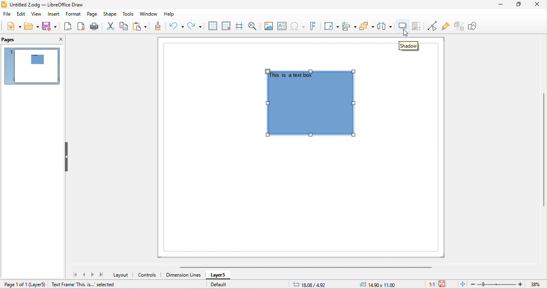 The width and height of the screenshot is (547, 289). What do you see at coordinates (122, 275) in the screenshot?
I see `layout` at bounding box center [122, 275].